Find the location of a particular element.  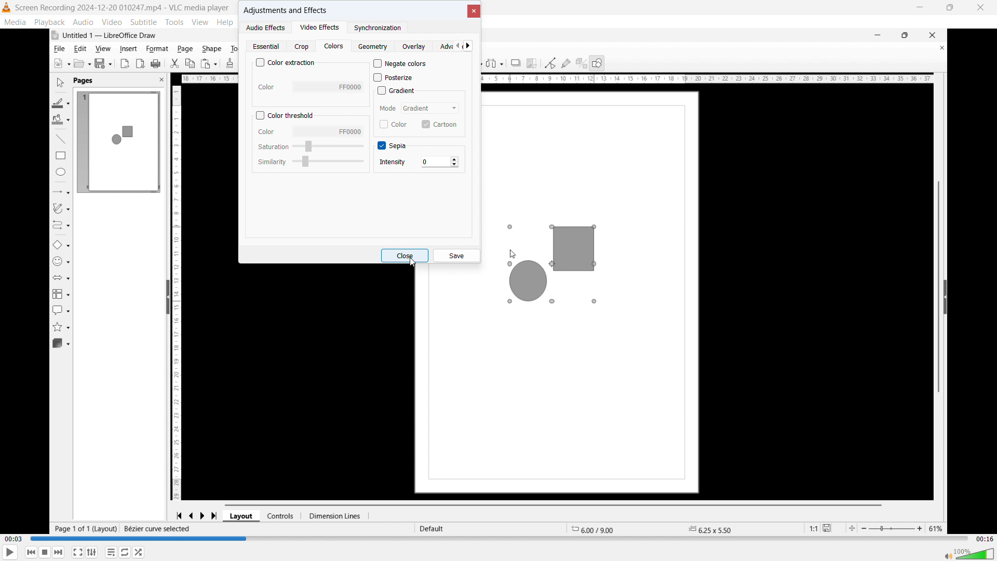

subtitle is located at coordinates (144, 21).